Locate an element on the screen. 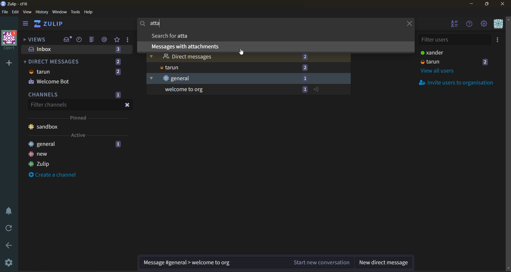  filter users is located at coordinates (454, 40).